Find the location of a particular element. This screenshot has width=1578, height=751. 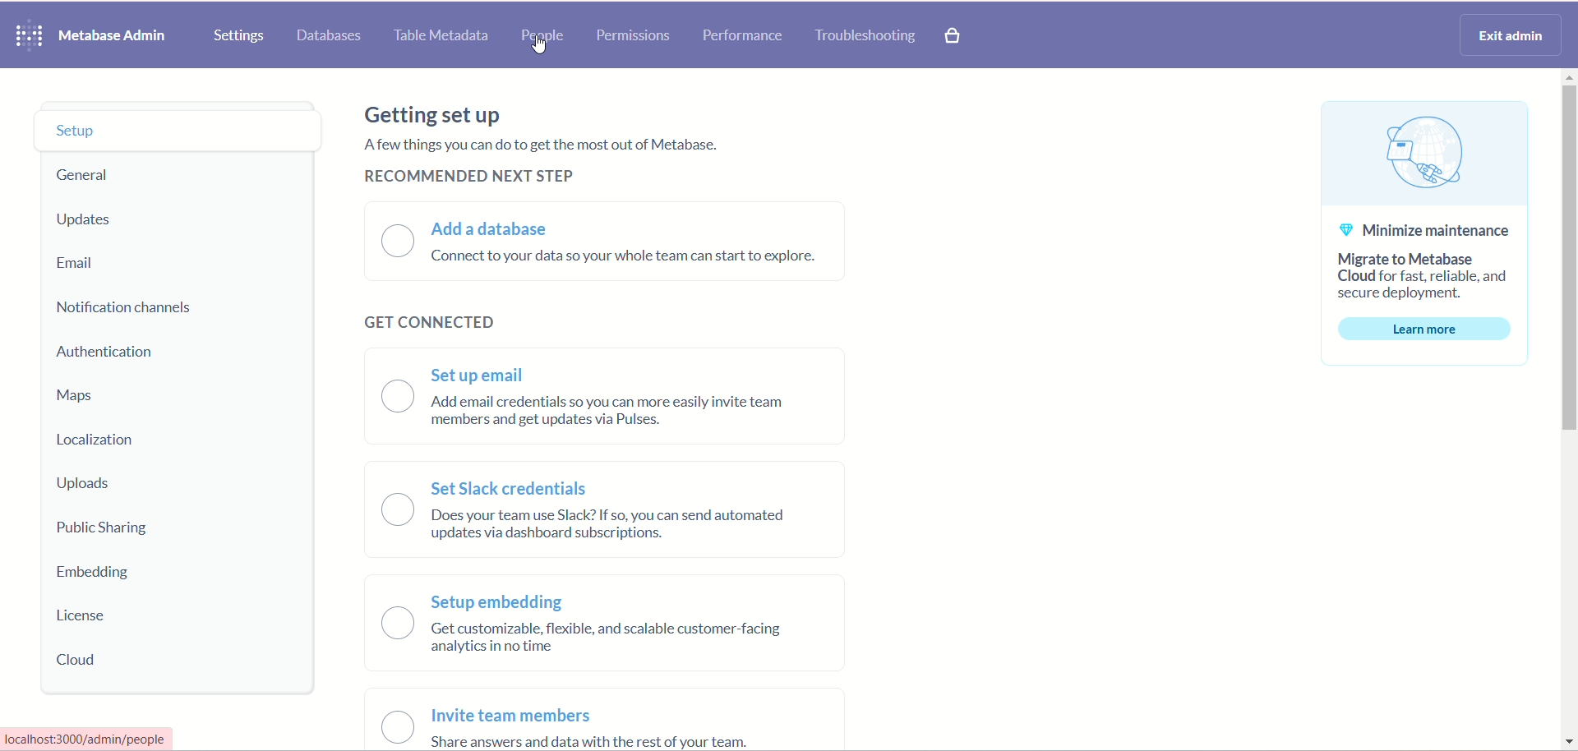

setup is located at coordinates (178, 130).